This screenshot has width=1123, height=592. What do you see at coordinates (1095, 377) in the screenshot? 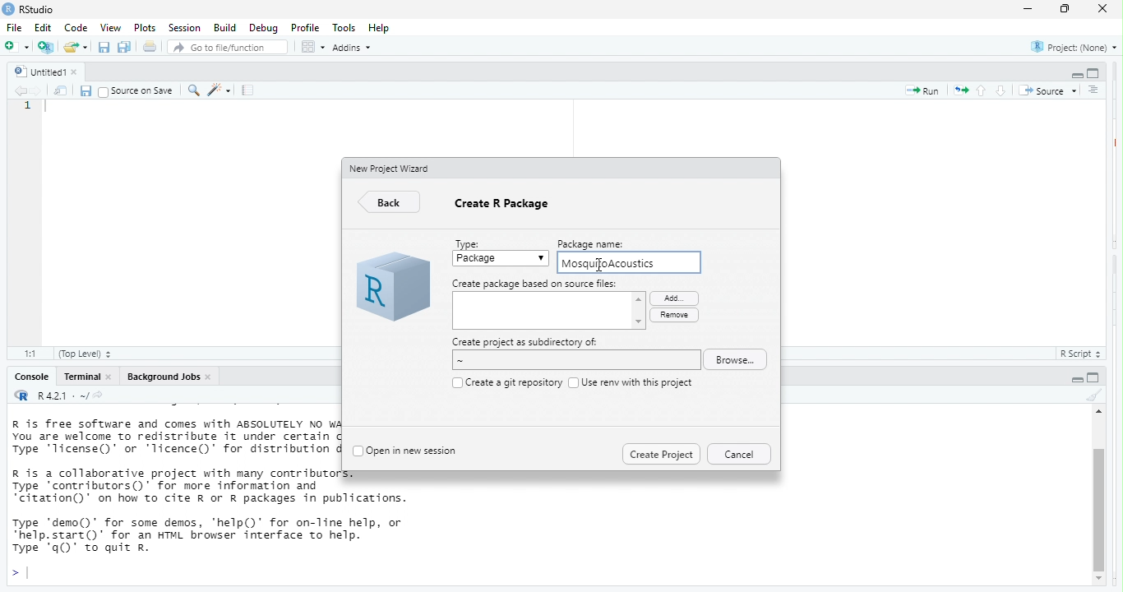
I see `hide console` at bounding box center [1095, 377].